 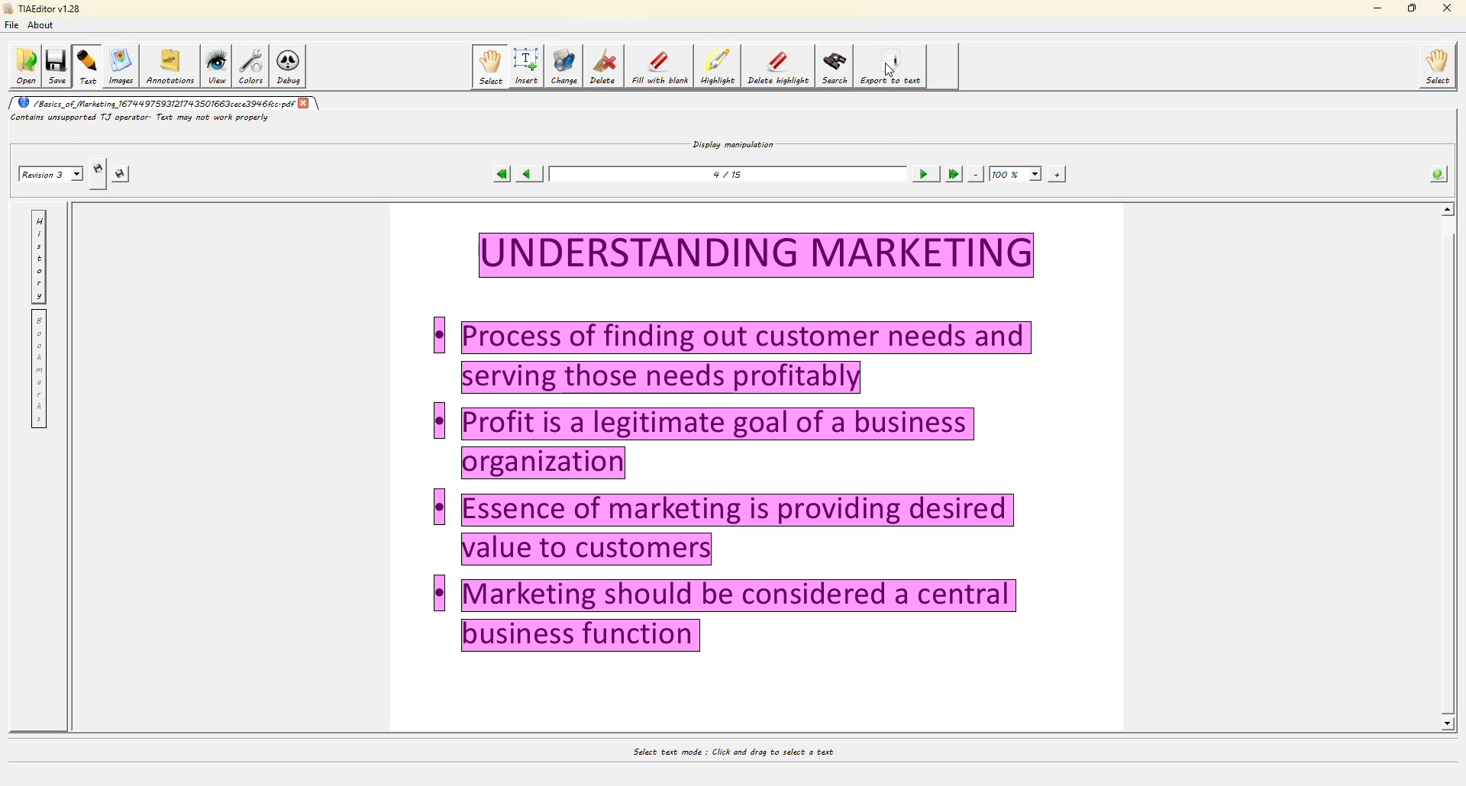 I want to click on pdf, so click(x=150, y=103).